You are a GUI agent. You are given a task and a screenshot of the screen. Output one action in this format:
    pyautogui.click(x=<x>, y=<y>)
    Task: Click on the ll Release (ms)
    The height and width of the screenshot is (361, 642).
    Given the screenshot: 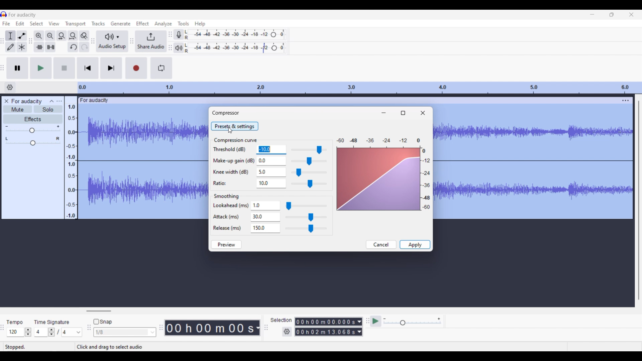 What is the action you would take?
    pyautogui.click(x=226, y=229)
    